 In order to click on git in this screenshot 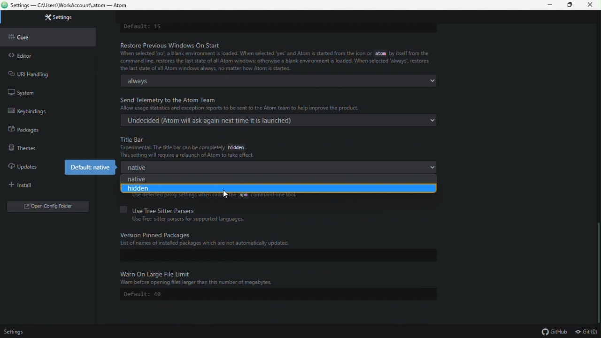, I will do `click(587, 332)`.